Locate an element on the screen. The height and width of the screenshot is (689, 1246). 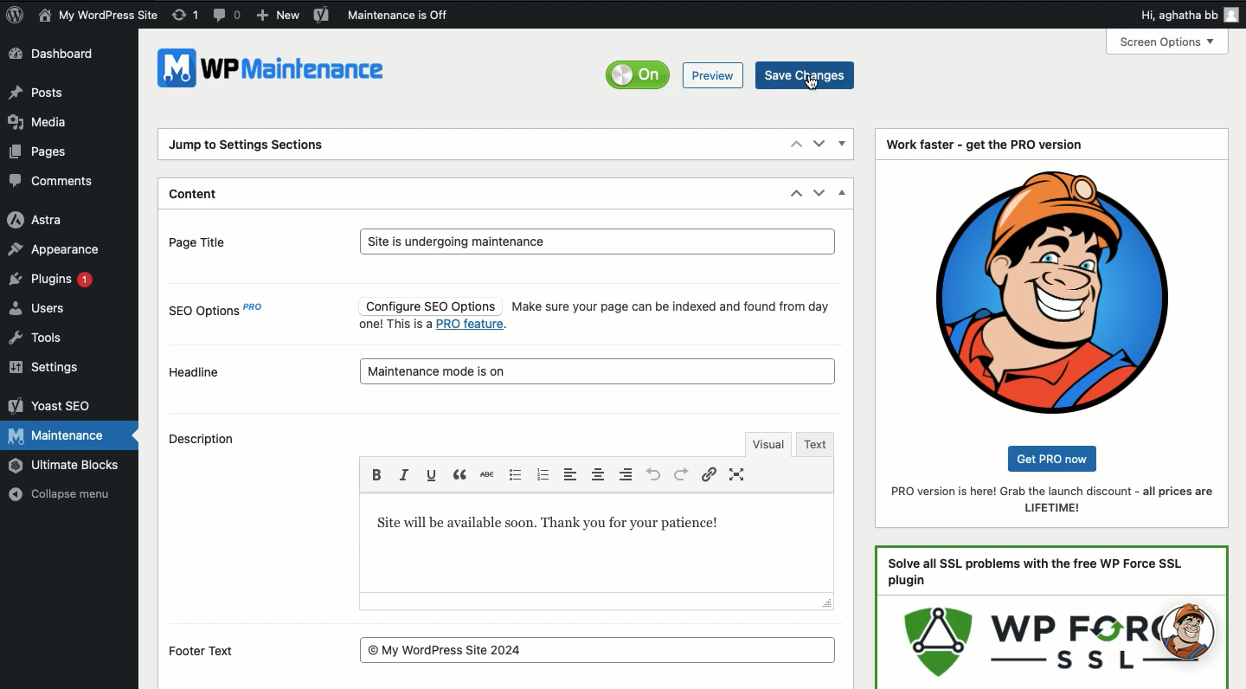
Yoast is located at coordinates (50, 406).